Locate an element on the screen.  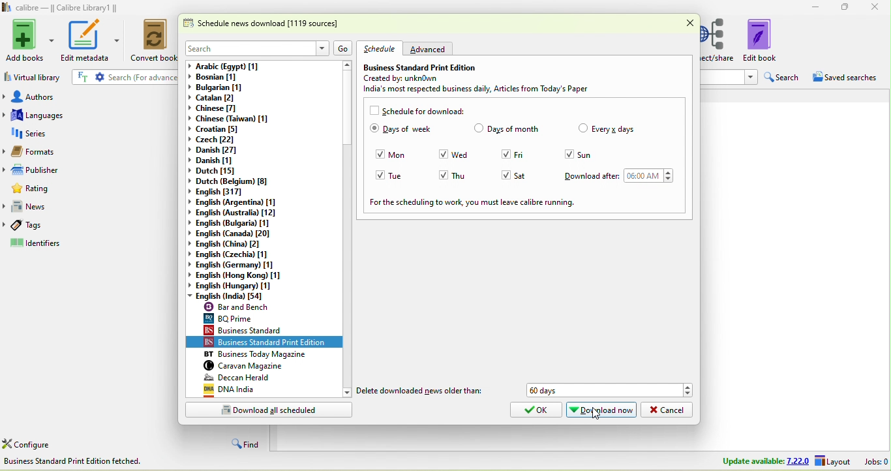
czech[22] is located at coordinates (217, 139).